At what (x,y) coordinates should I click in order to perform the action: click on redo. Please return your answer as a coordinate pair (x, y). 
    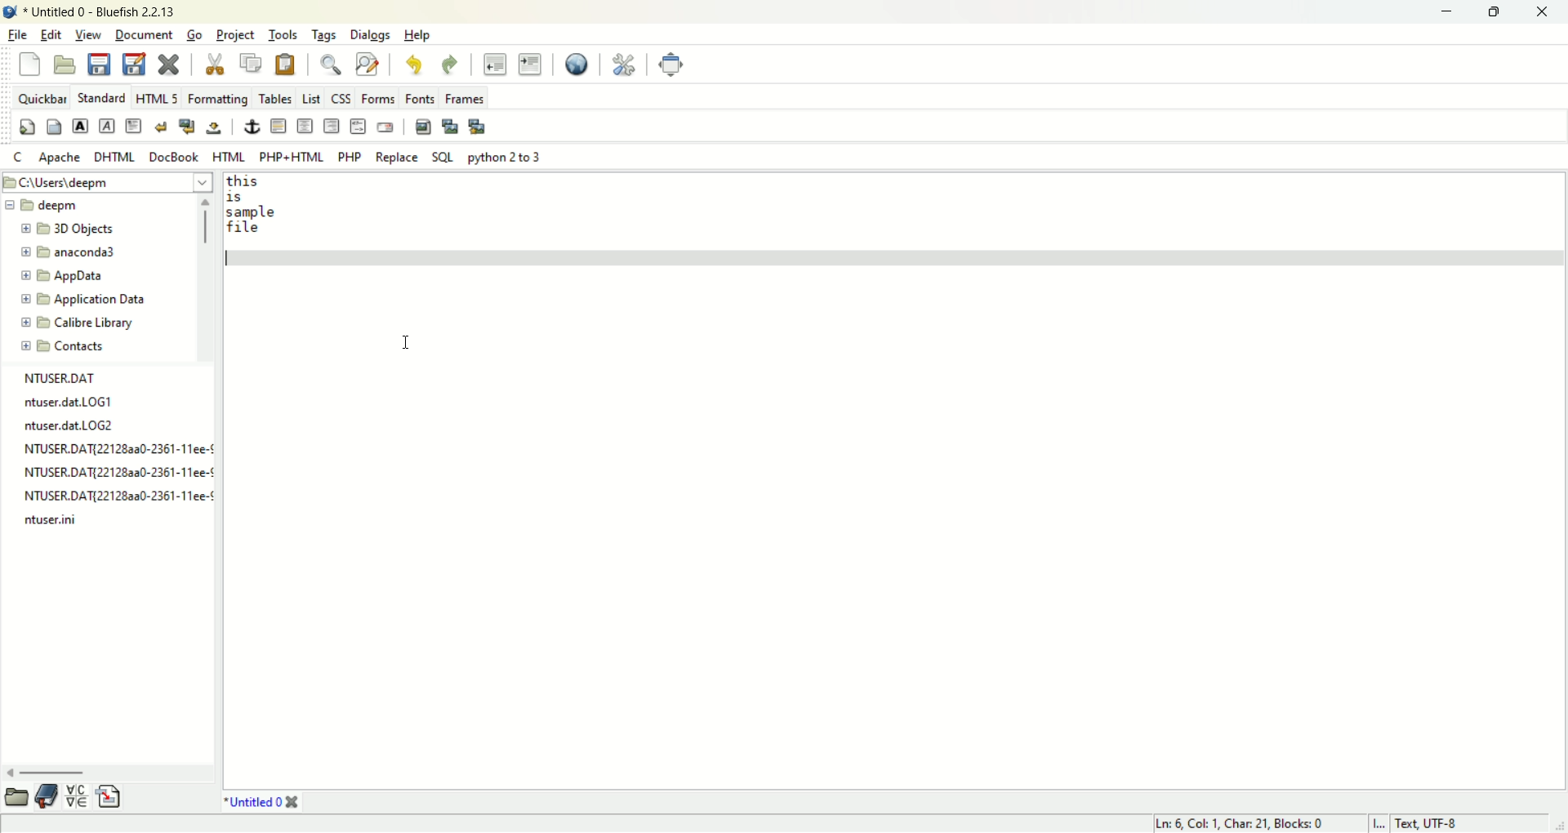
    Looking at the image, I should click on (452, 65).